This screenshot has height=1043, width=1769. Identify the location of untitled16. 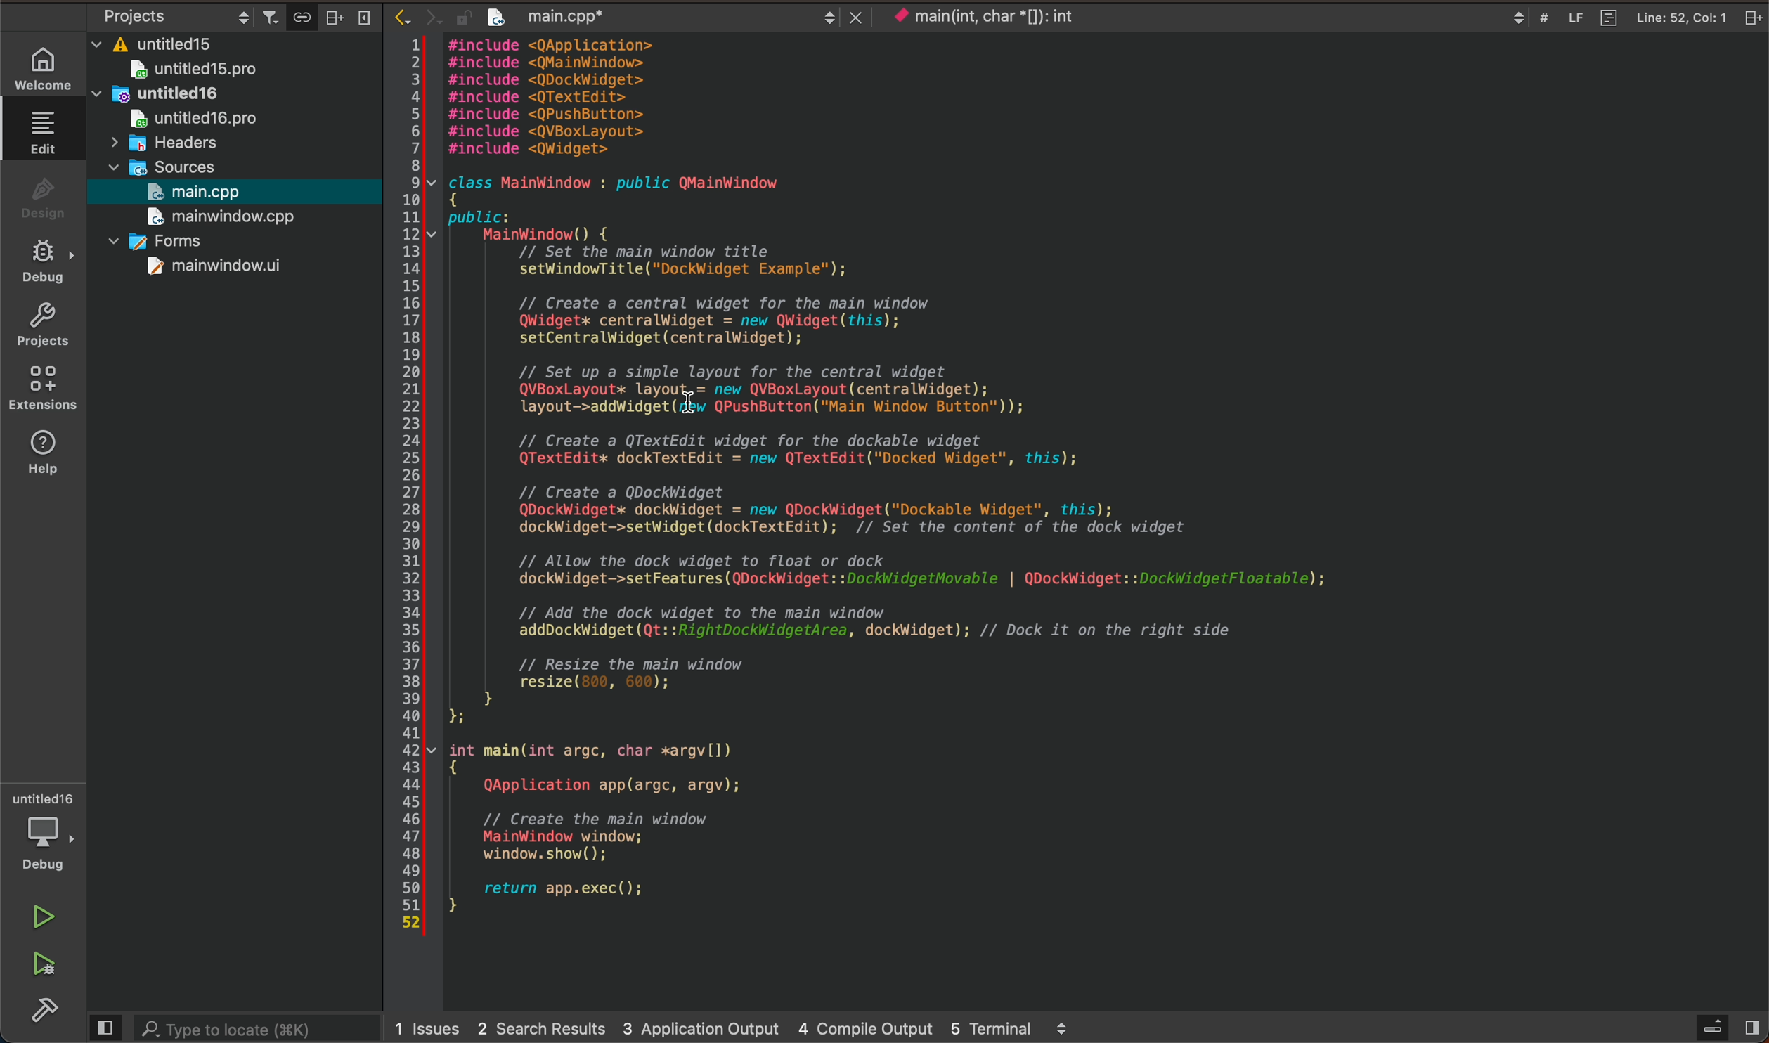
(161, 93).